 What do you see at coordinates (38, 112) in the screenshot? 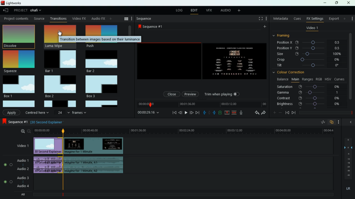
I see `centered here` at bounding box center [38, 112].